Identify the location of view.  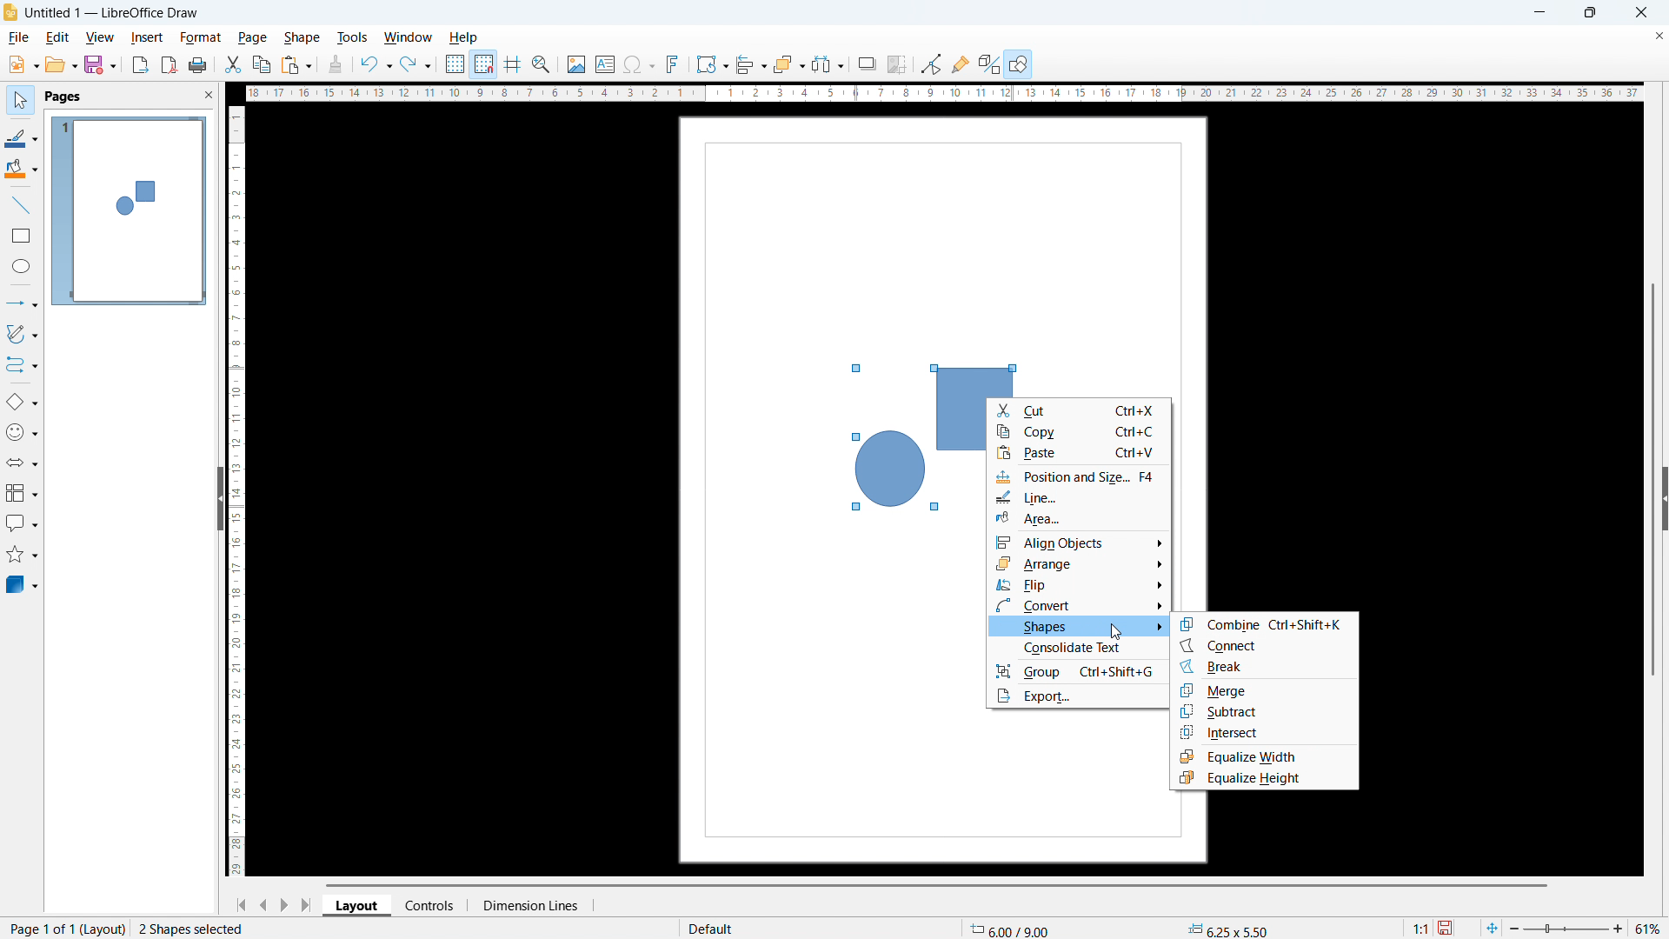
(100, 38).